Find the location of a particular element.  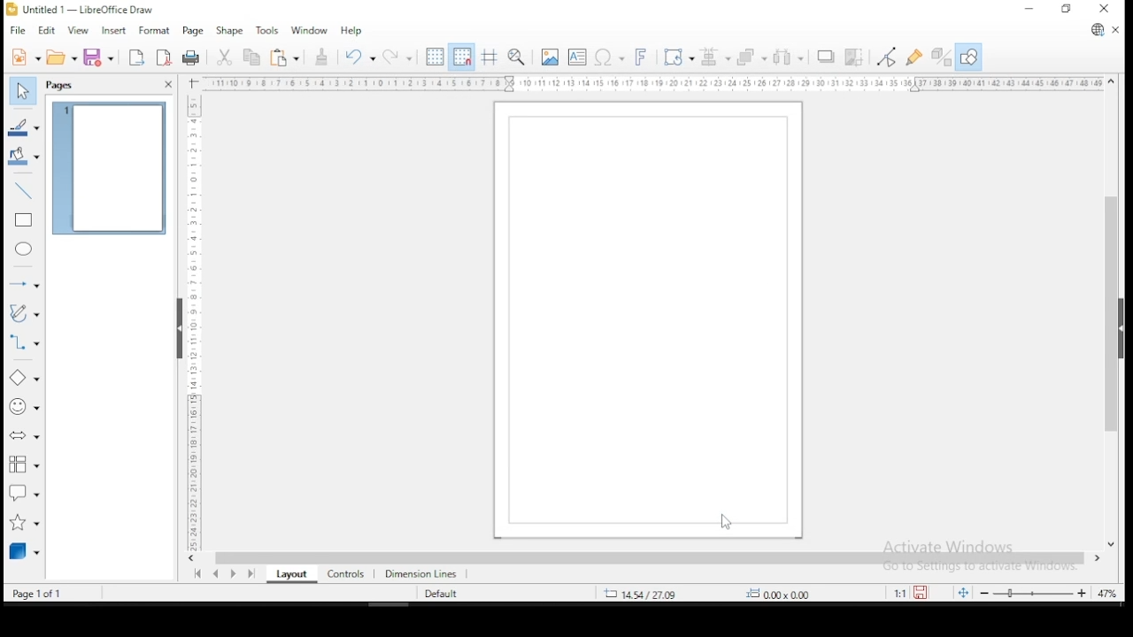

fit document to window is located at coordinates (965, 592).